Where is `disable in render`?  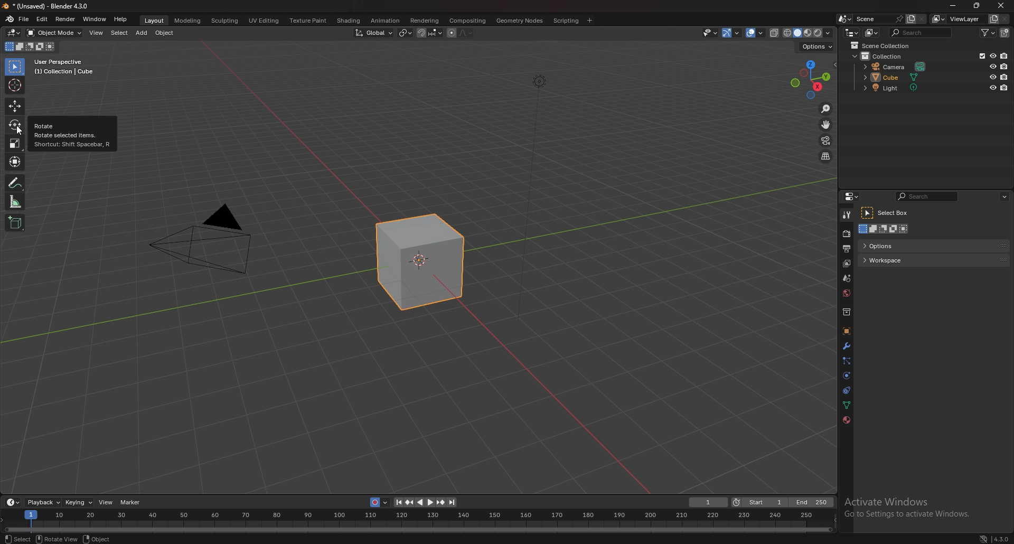
disable in render is located at coordinates (1004, 77).